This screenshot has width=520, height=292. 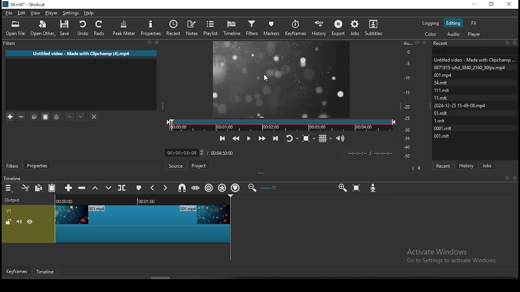 I want to click on cut, so click(x=26, y=187).